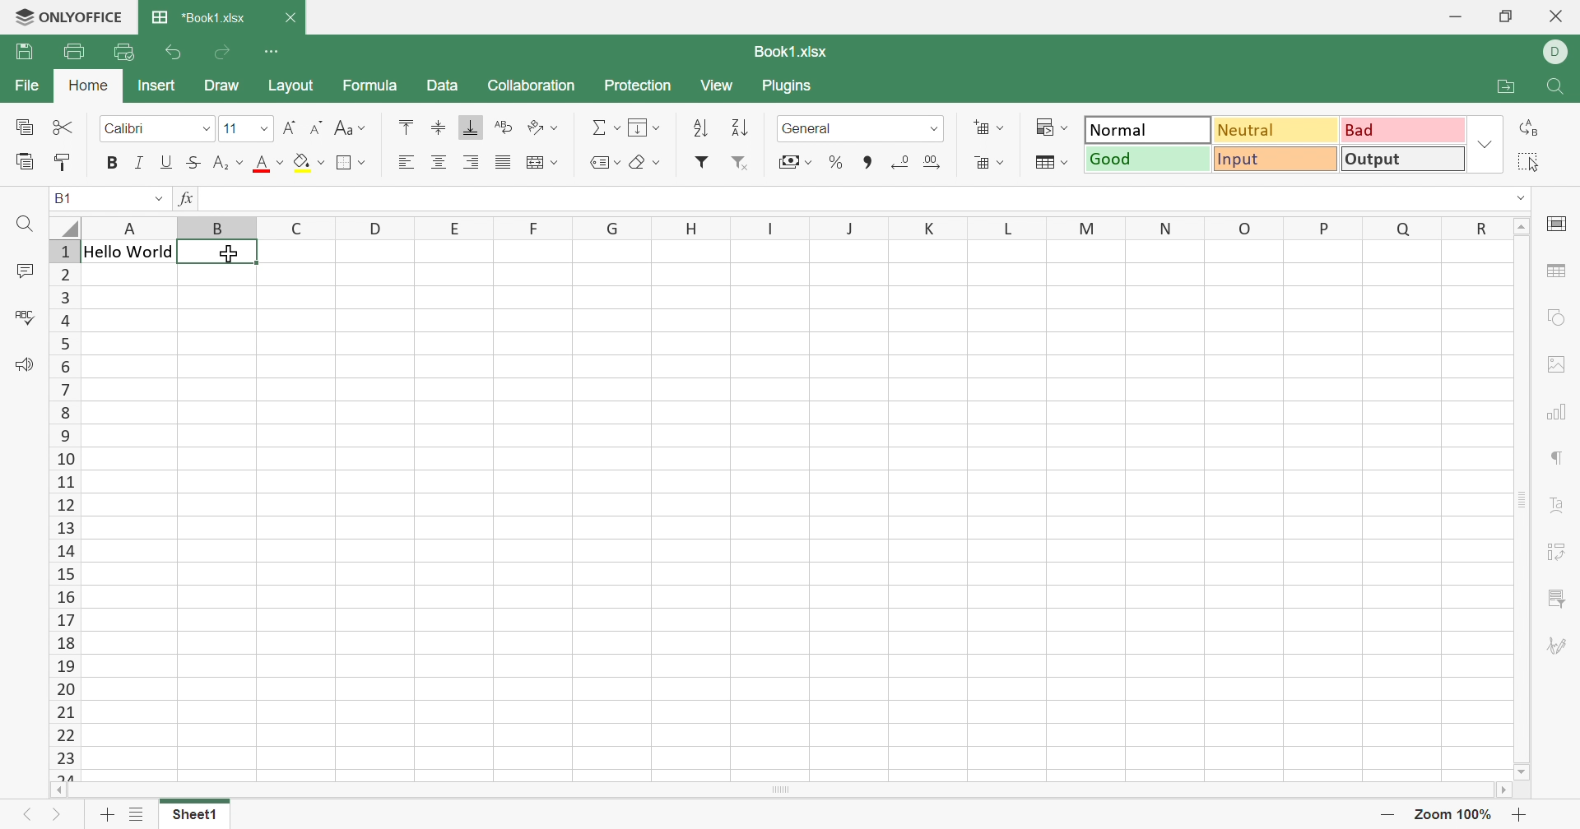 This screenshot has height=829, width=1580. What do you see at coordinates (1559, 223) in the screenshot?
I see `Cell settings` at bounding box center [1559, 223].